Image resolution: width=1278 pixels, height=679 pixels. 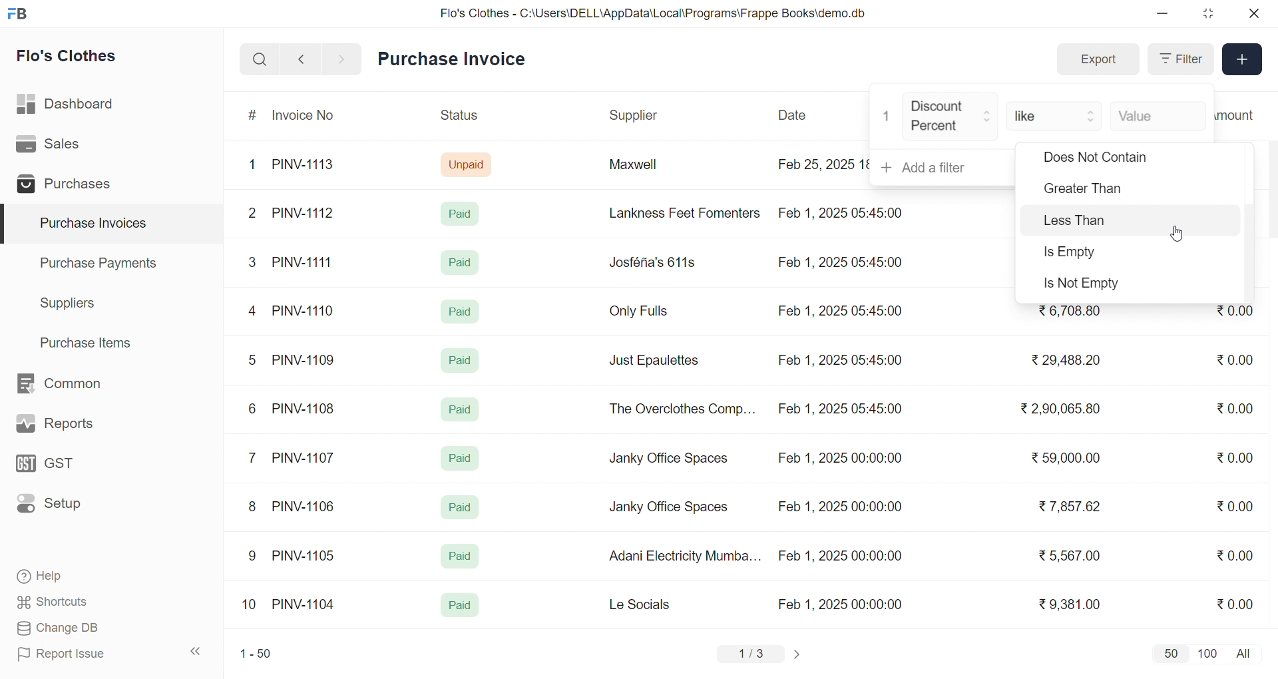 I want to click on navigate forward, so click(x=343, y=58).